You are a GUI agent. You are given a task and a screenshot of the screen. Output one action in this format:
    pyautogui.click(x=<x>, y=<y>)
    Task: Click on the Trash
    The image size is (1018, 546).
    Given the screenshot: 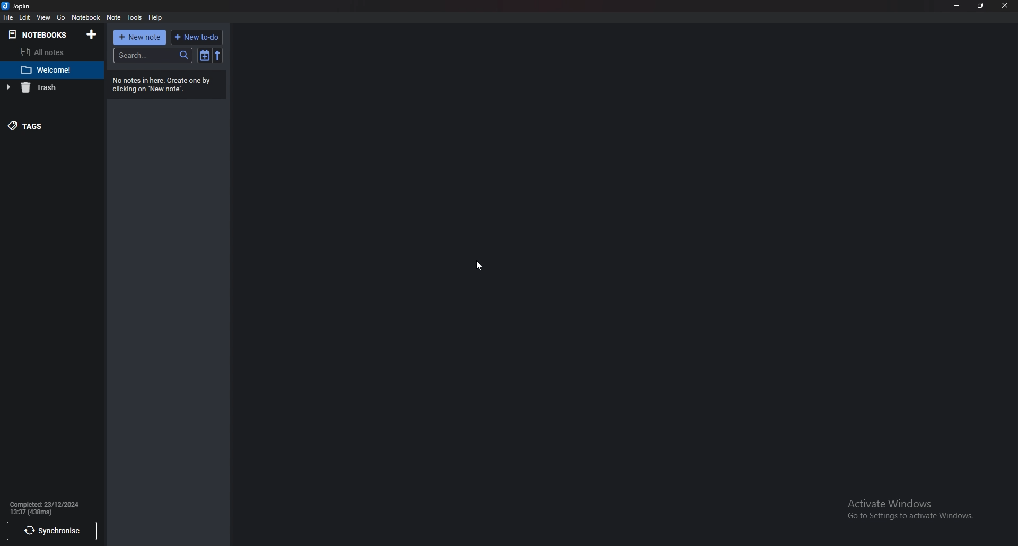 What is the action you would take?
    pyautogui.click(x=48, y=87)
    